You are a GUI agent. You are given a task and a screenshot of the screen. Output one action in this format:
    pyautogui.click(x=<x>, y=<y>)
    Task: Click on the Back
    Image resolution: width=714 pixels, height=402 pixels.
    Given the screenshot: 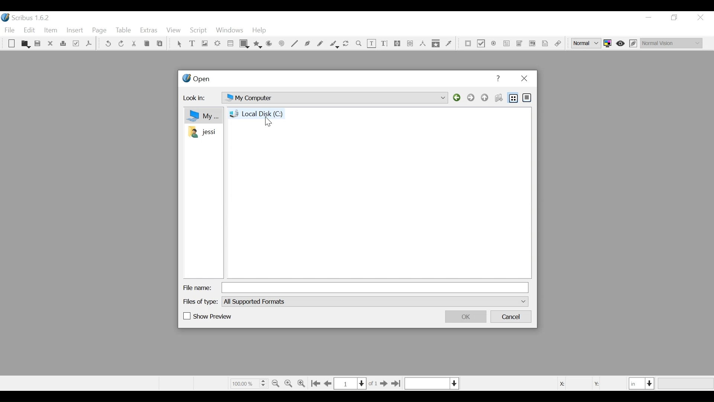 What is the action you would take?
    pyautogui.click(x=458, y=98)
    